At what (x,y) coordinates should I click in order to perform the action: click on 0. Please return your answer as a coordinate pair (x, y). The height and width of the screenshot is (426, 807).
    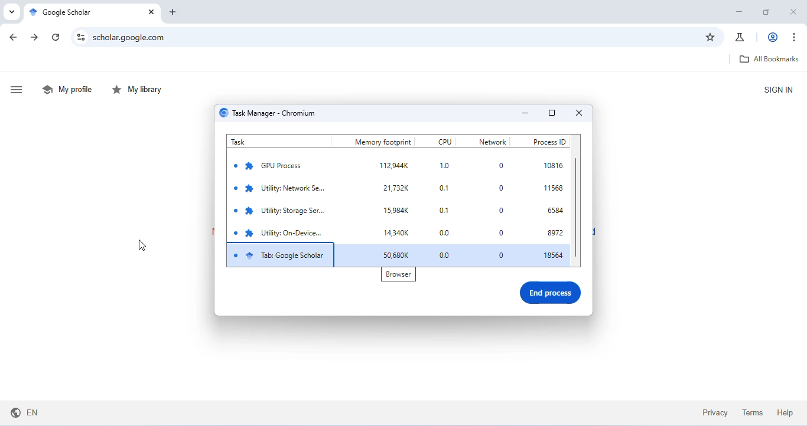
    Looking at the image, I should click on (499, 211).